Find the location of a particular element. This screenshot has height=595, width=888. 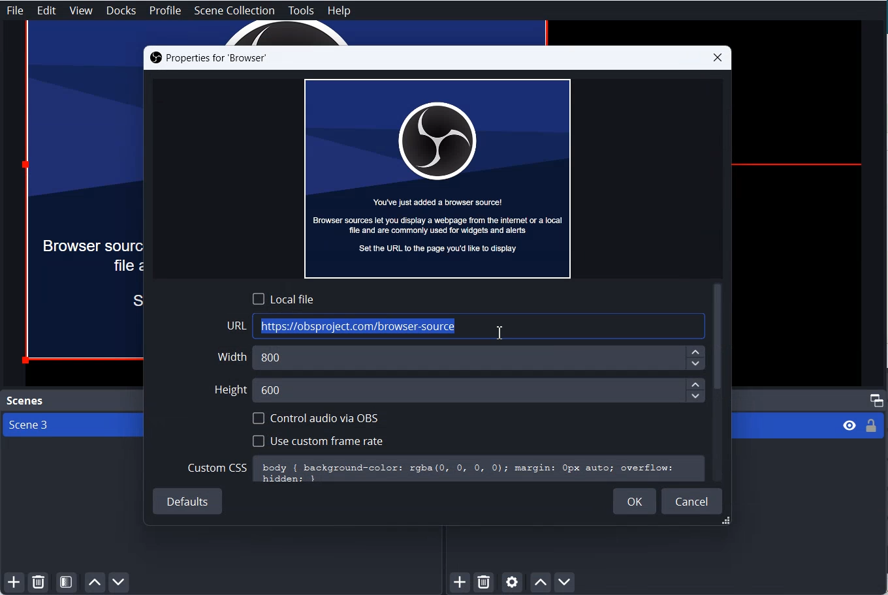

Remove selected Scene is located at coordinates (39, 583).